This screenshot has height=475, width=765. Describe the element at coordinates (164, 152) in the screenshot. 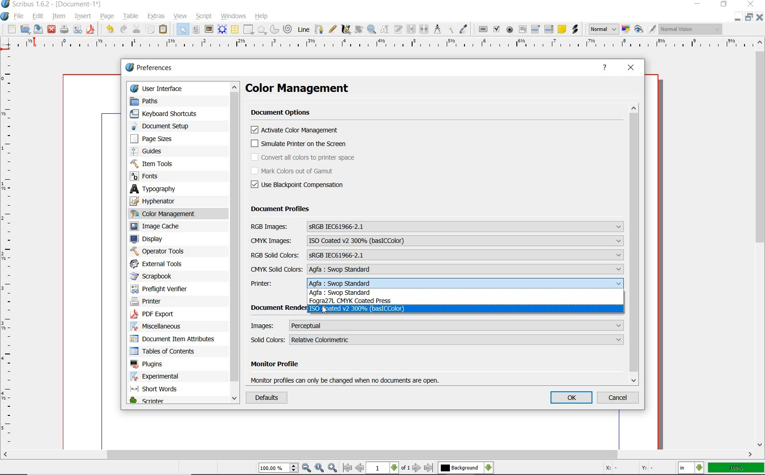

I see `guides` at that location.